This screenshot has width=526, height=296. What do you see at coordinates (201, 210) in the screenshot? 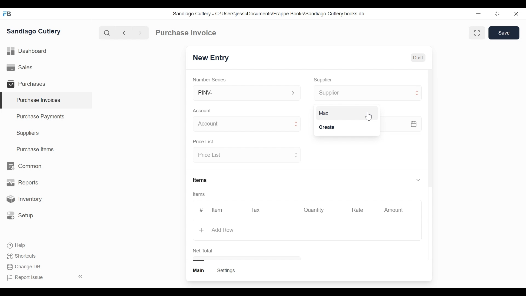
I see `#` at bounding box center [201, 210].